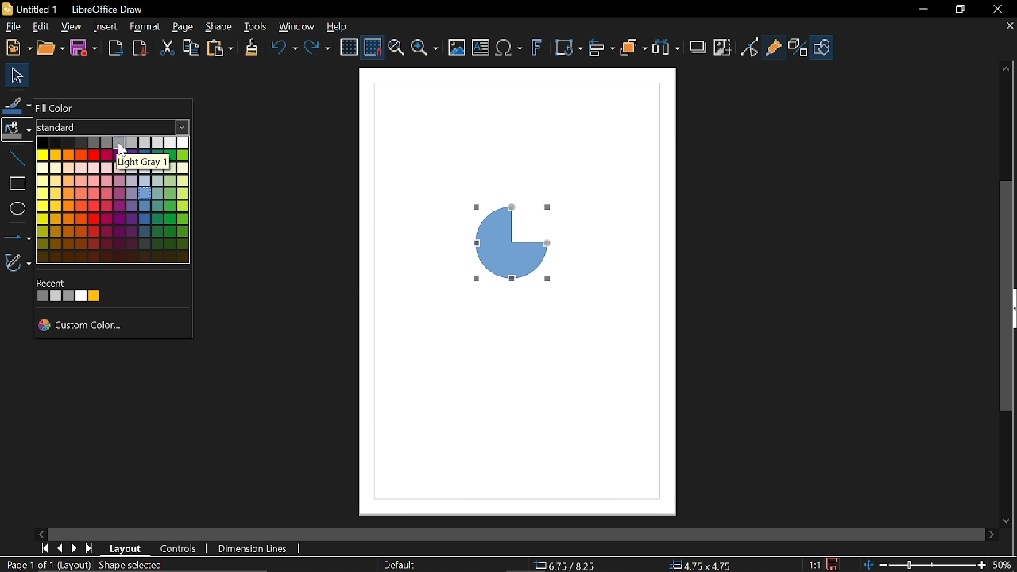  Describe the element at coordinates (91, 547) in the screenshot. I see `Last page` at that location.